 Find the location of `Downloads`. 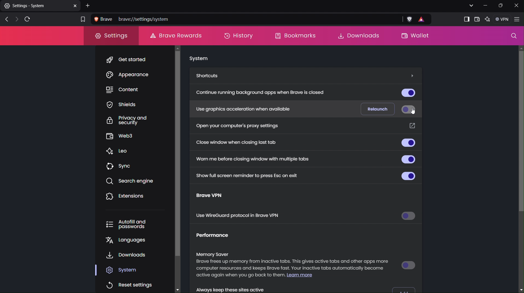

Downloads is located at coordinates (127, 256).